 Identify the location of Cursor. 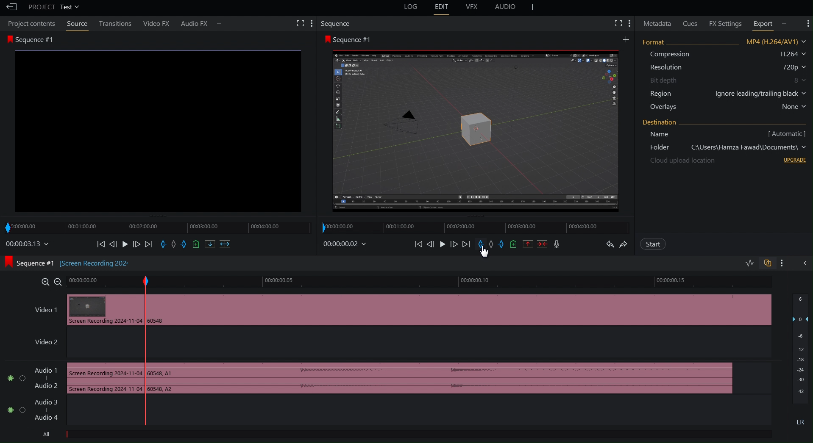
(484, 253).